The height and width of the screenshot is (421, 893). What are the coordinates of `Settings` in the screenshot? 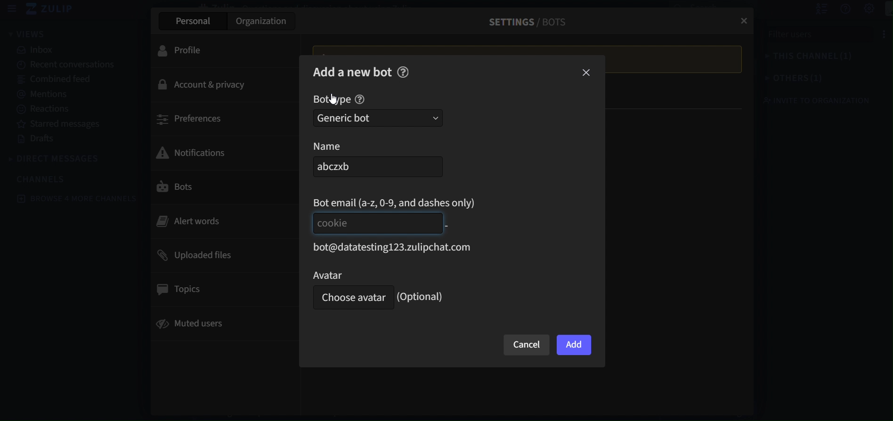 It's located at (860, 9).